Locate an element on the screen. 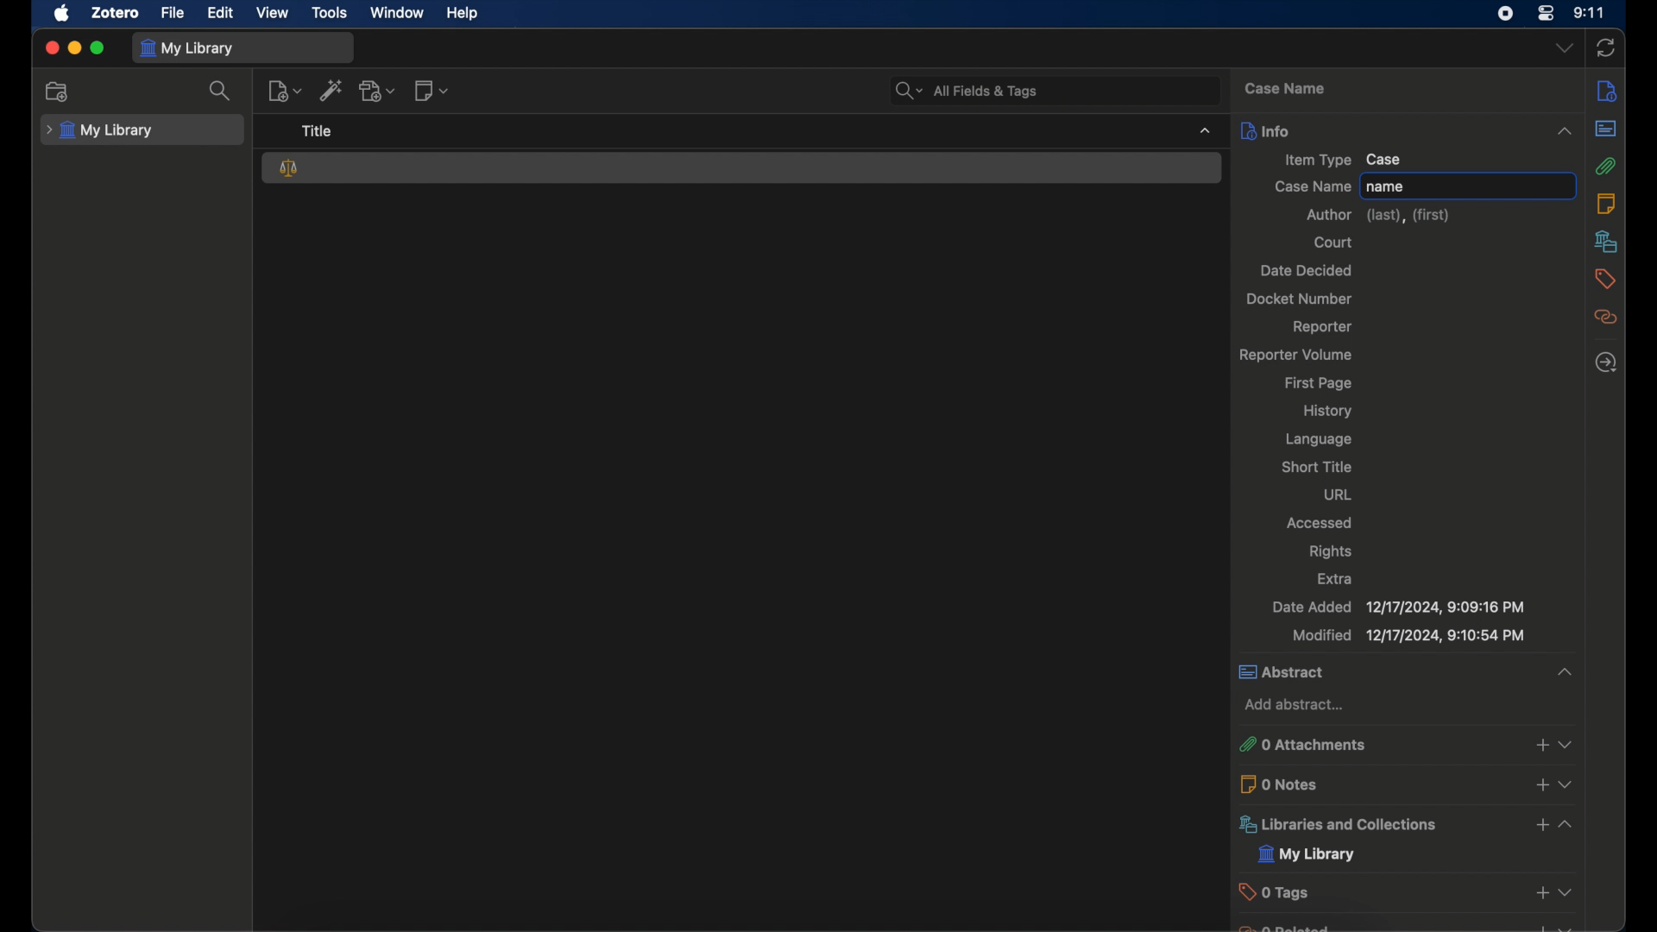 The height and width of the screenshot is (932, 1657). rights is located at coordinates (1330, 551).